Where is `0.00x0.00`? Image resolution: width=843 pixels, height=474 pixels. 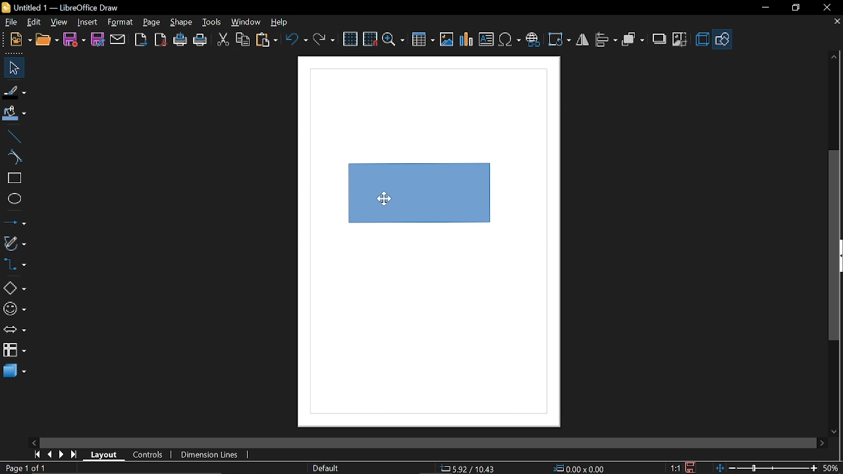
0.00x0.00 is located at coordinates (577, 469).